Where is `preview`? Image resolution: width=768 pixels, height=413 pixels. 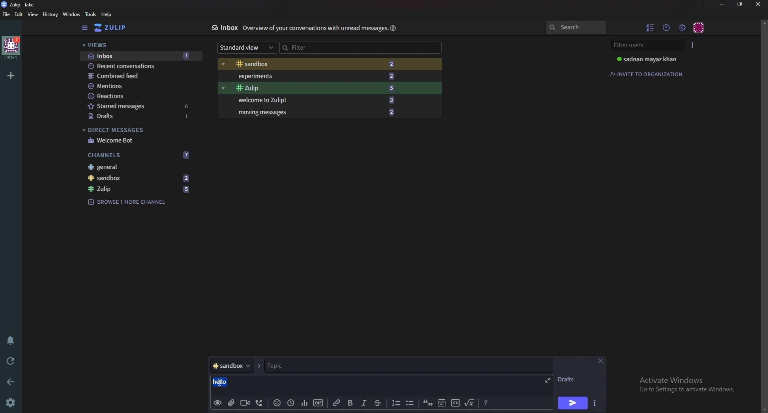
preview is located at coordinates (216, 403).